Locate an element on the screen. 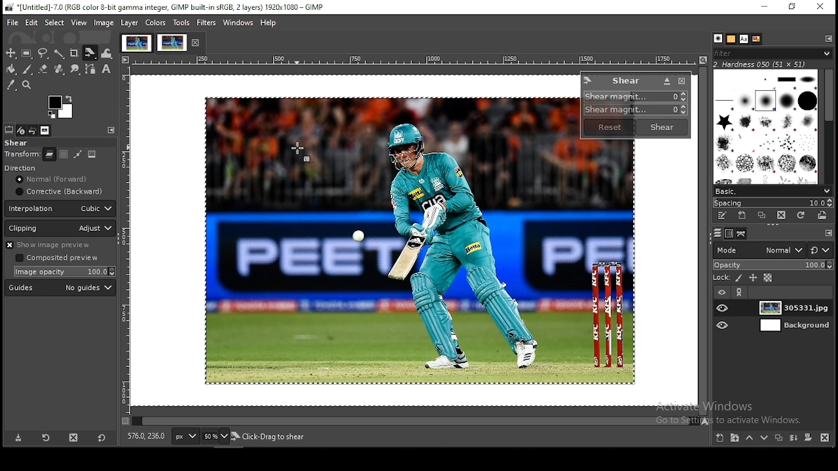 Image resolution: width=838 pixels, height=471 pixels. delete this layer is located at coordinates (73, 437).